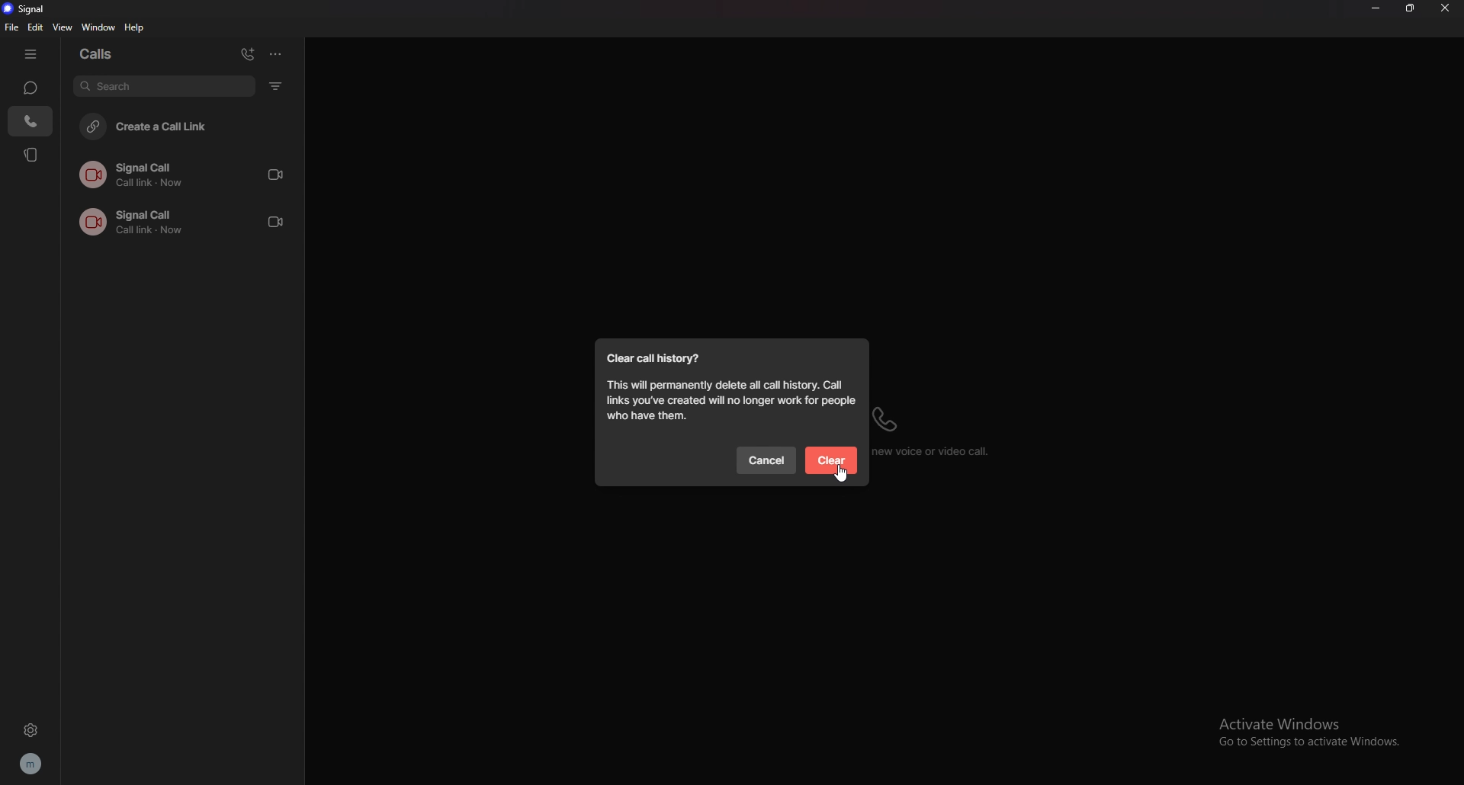 The width and height of the screenshot is (1464, 785). I want to click on clear, so click(832, 460).